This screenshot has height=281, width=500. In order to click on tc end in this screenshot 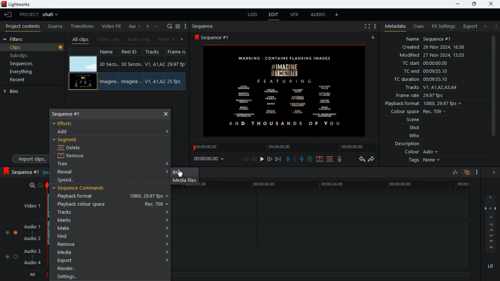, I will do `click(428, 71)`.